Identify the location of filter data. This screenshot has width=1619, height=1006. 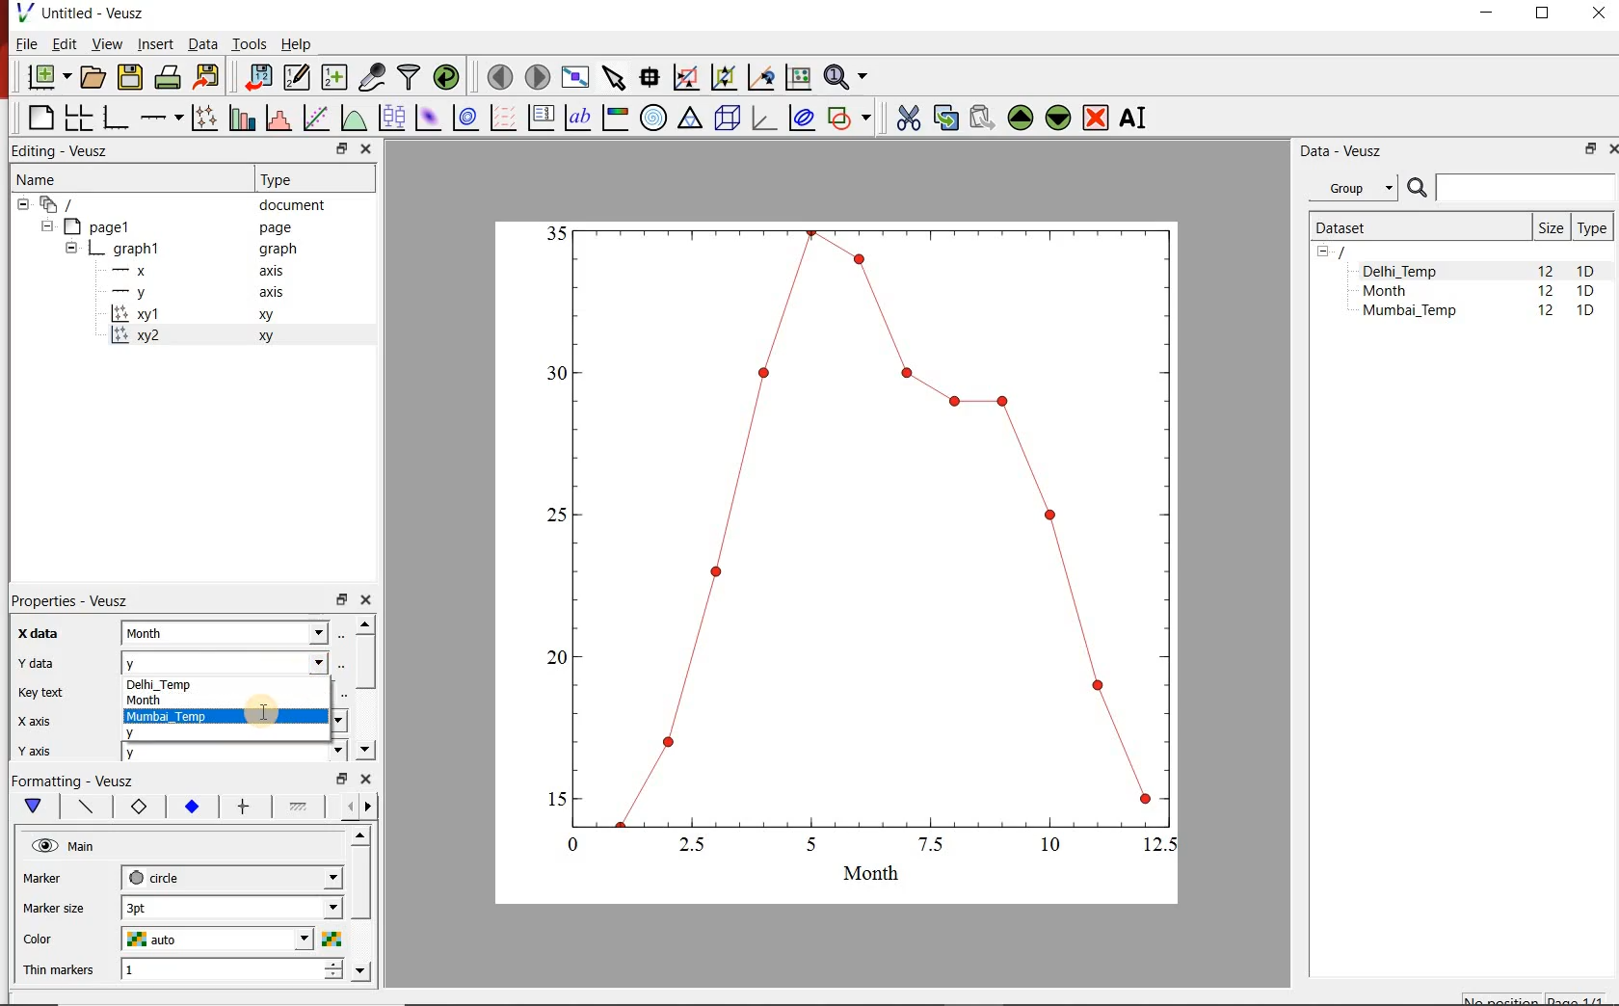
(410, 77).